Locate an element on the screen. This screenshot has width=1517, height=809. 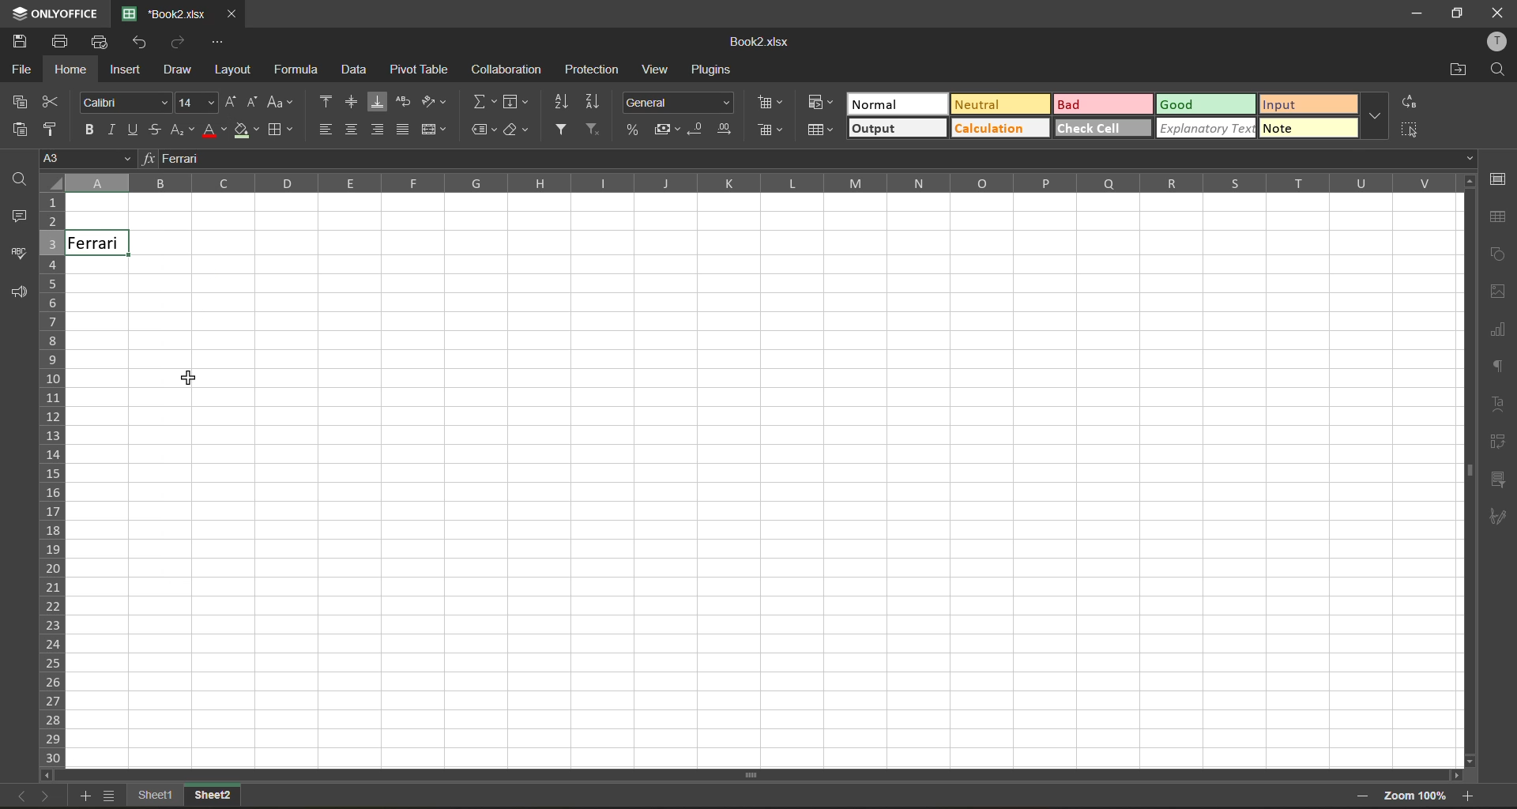
file is located at coordinates (19, 70).